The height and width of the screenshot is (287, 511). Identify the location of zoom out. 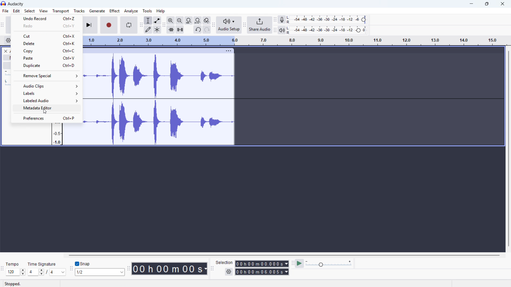
(180, 20).